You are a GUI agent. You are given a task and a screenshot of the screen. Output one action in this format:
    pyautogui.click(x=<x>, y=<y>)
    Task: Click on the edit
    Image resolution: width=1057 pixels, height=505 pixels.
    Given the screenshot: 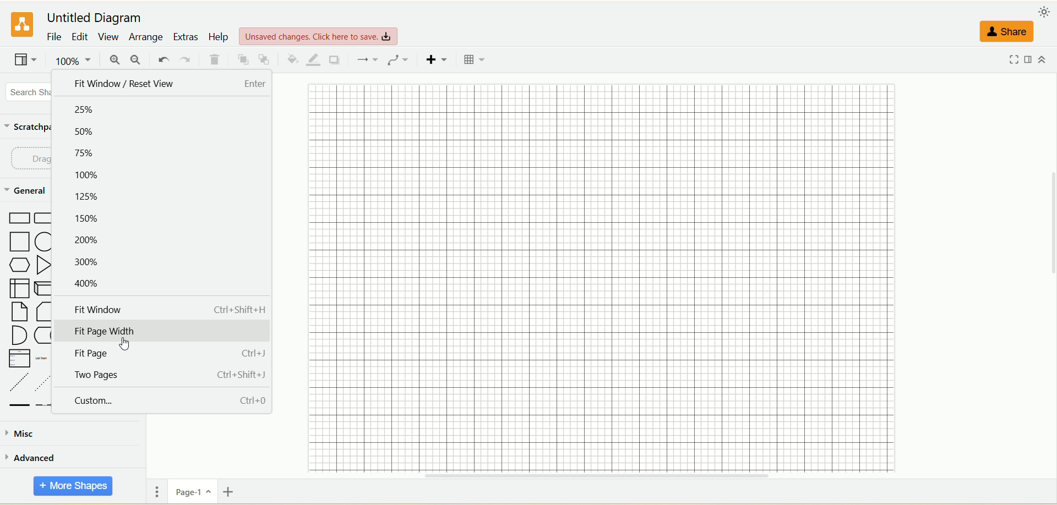 What is the action you would take?
    pyautogui.click(x=80, y=36)
    